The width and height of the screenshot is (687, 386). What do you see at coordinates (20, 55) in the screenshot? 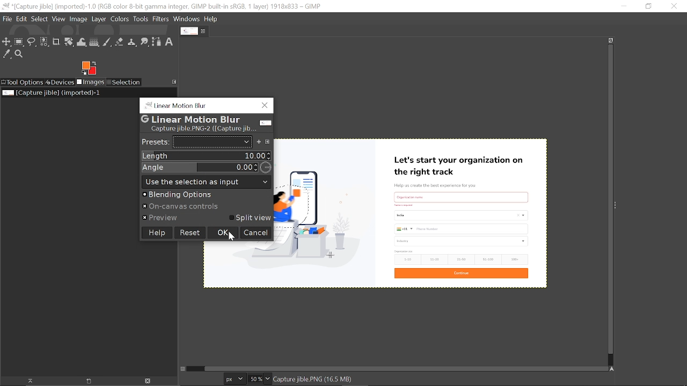
I see `Zoom tool` at bounding box center [20, 55].